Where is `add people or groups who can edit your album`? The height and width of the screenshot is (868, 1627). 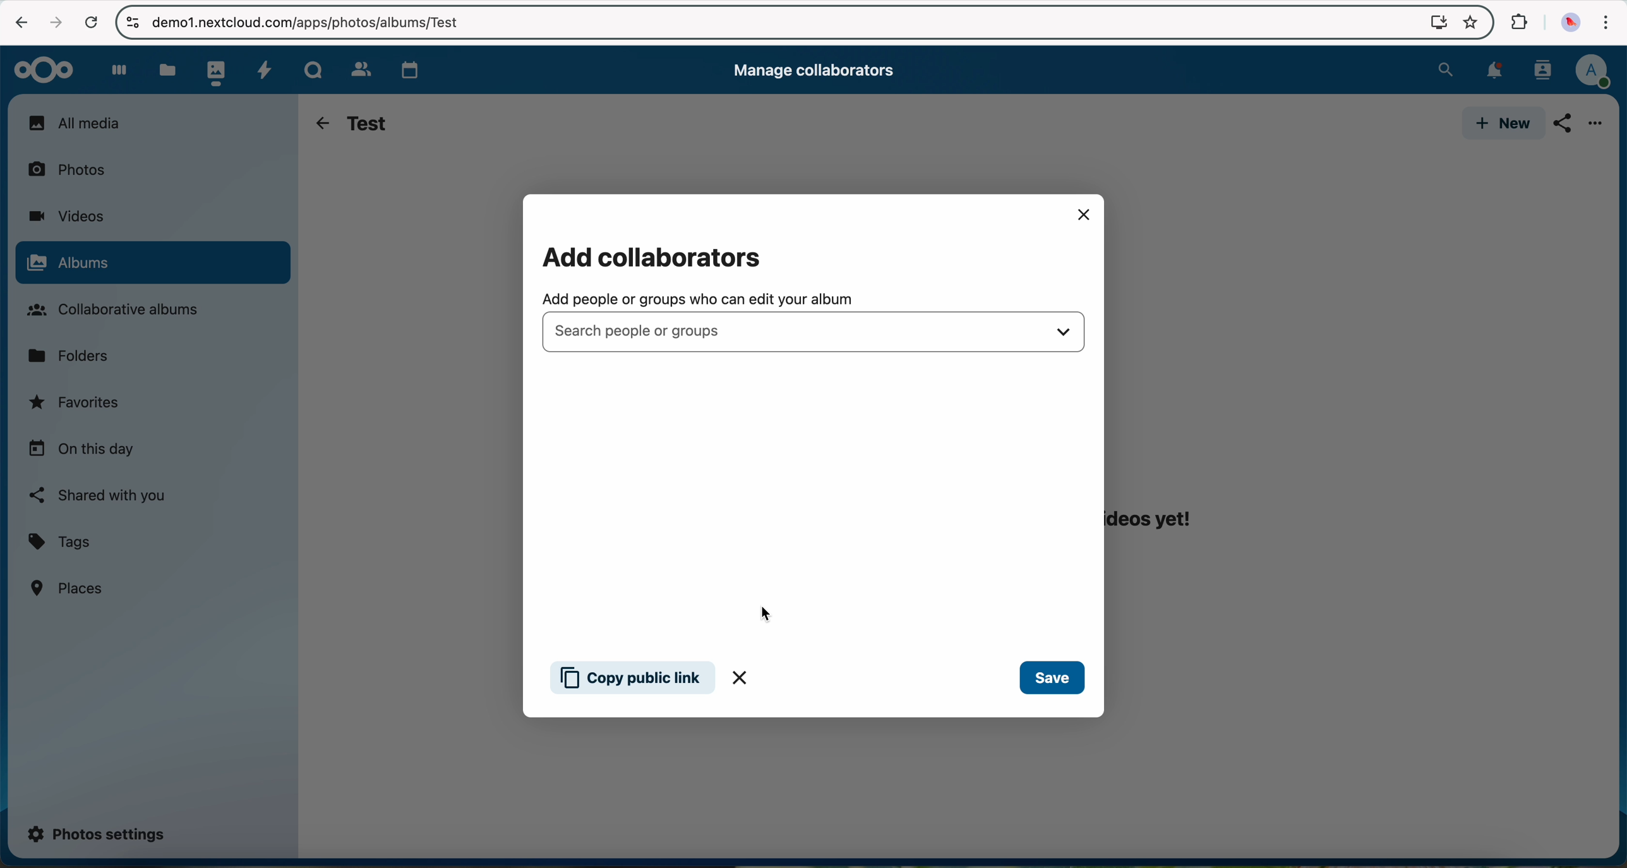
add people or groups who can edit your album is located at coordinates (699, 299).